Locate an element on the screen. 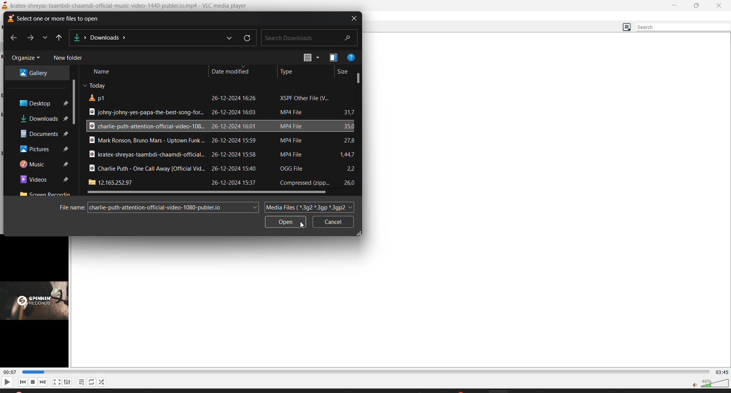  date modified is located at coordinates (235, 98).